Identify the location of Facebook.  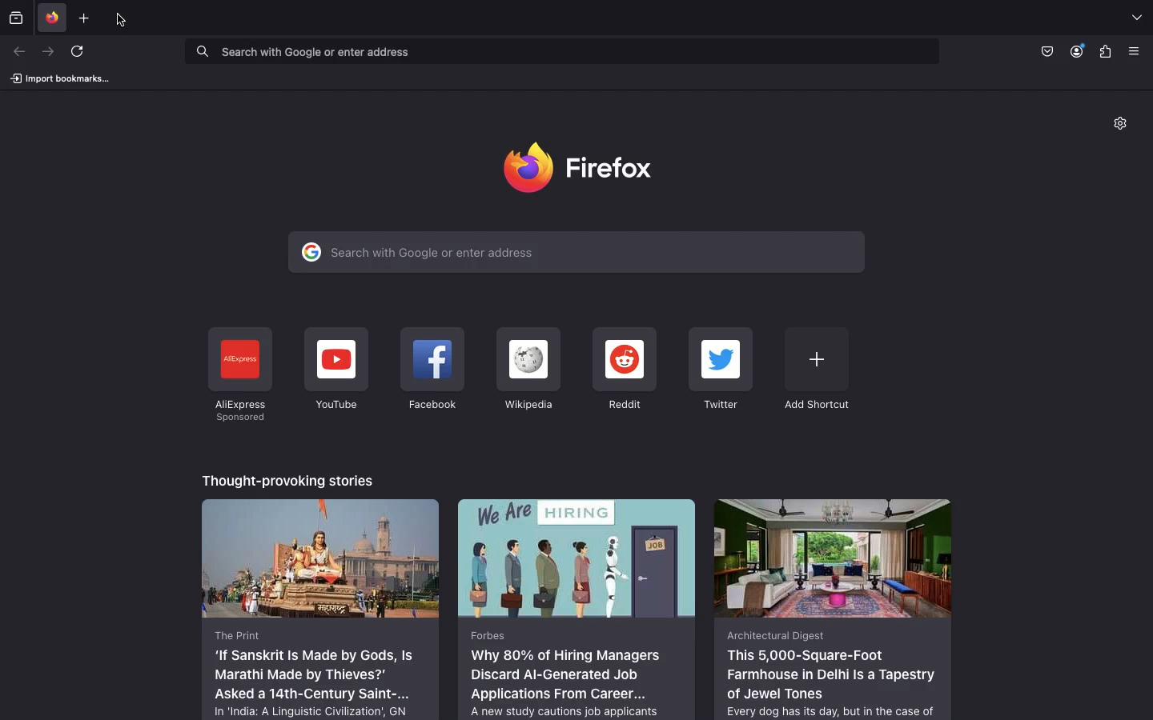
(432, 372).